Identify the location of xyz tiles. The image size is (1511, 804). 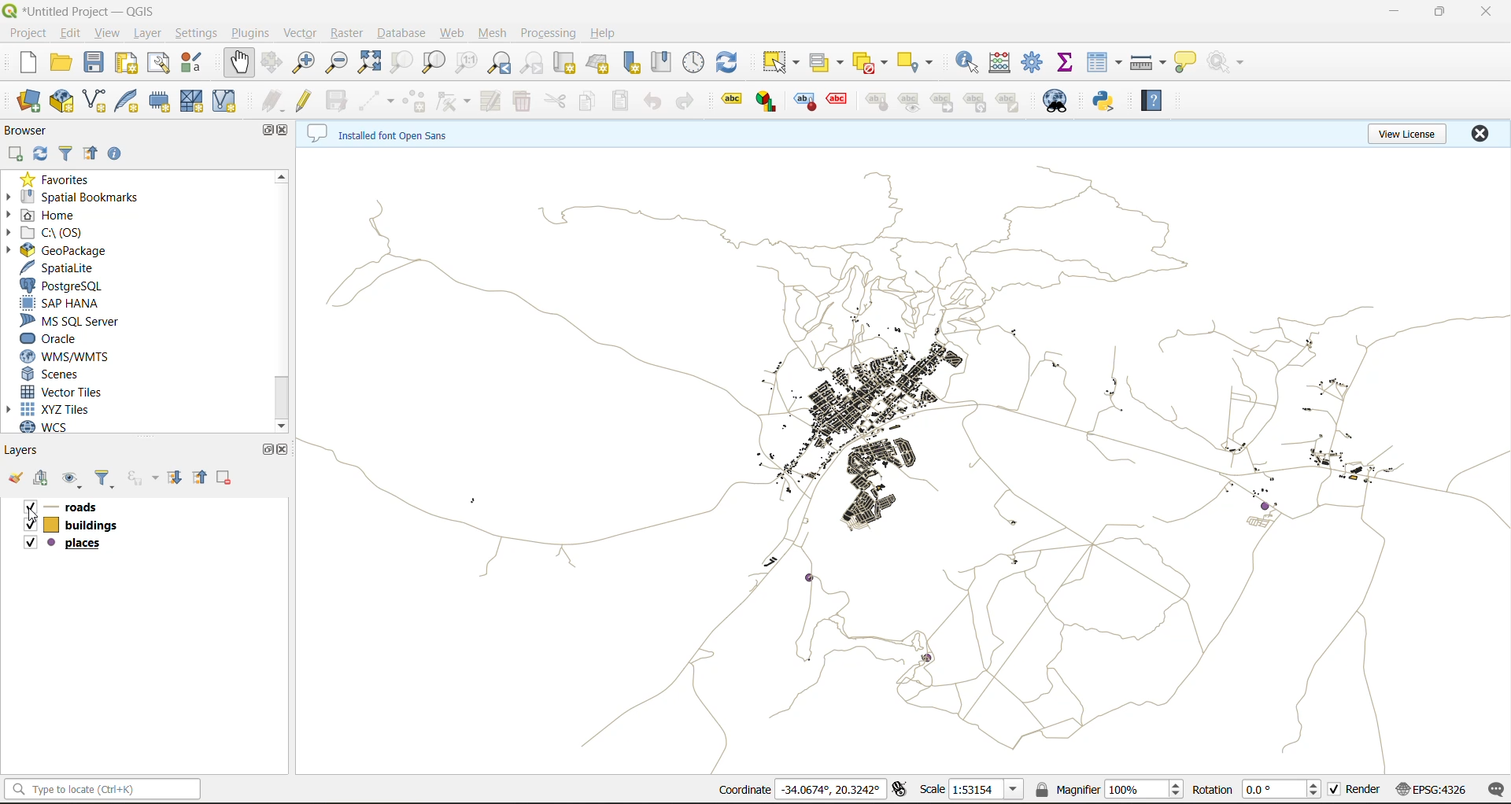
(70, 411).